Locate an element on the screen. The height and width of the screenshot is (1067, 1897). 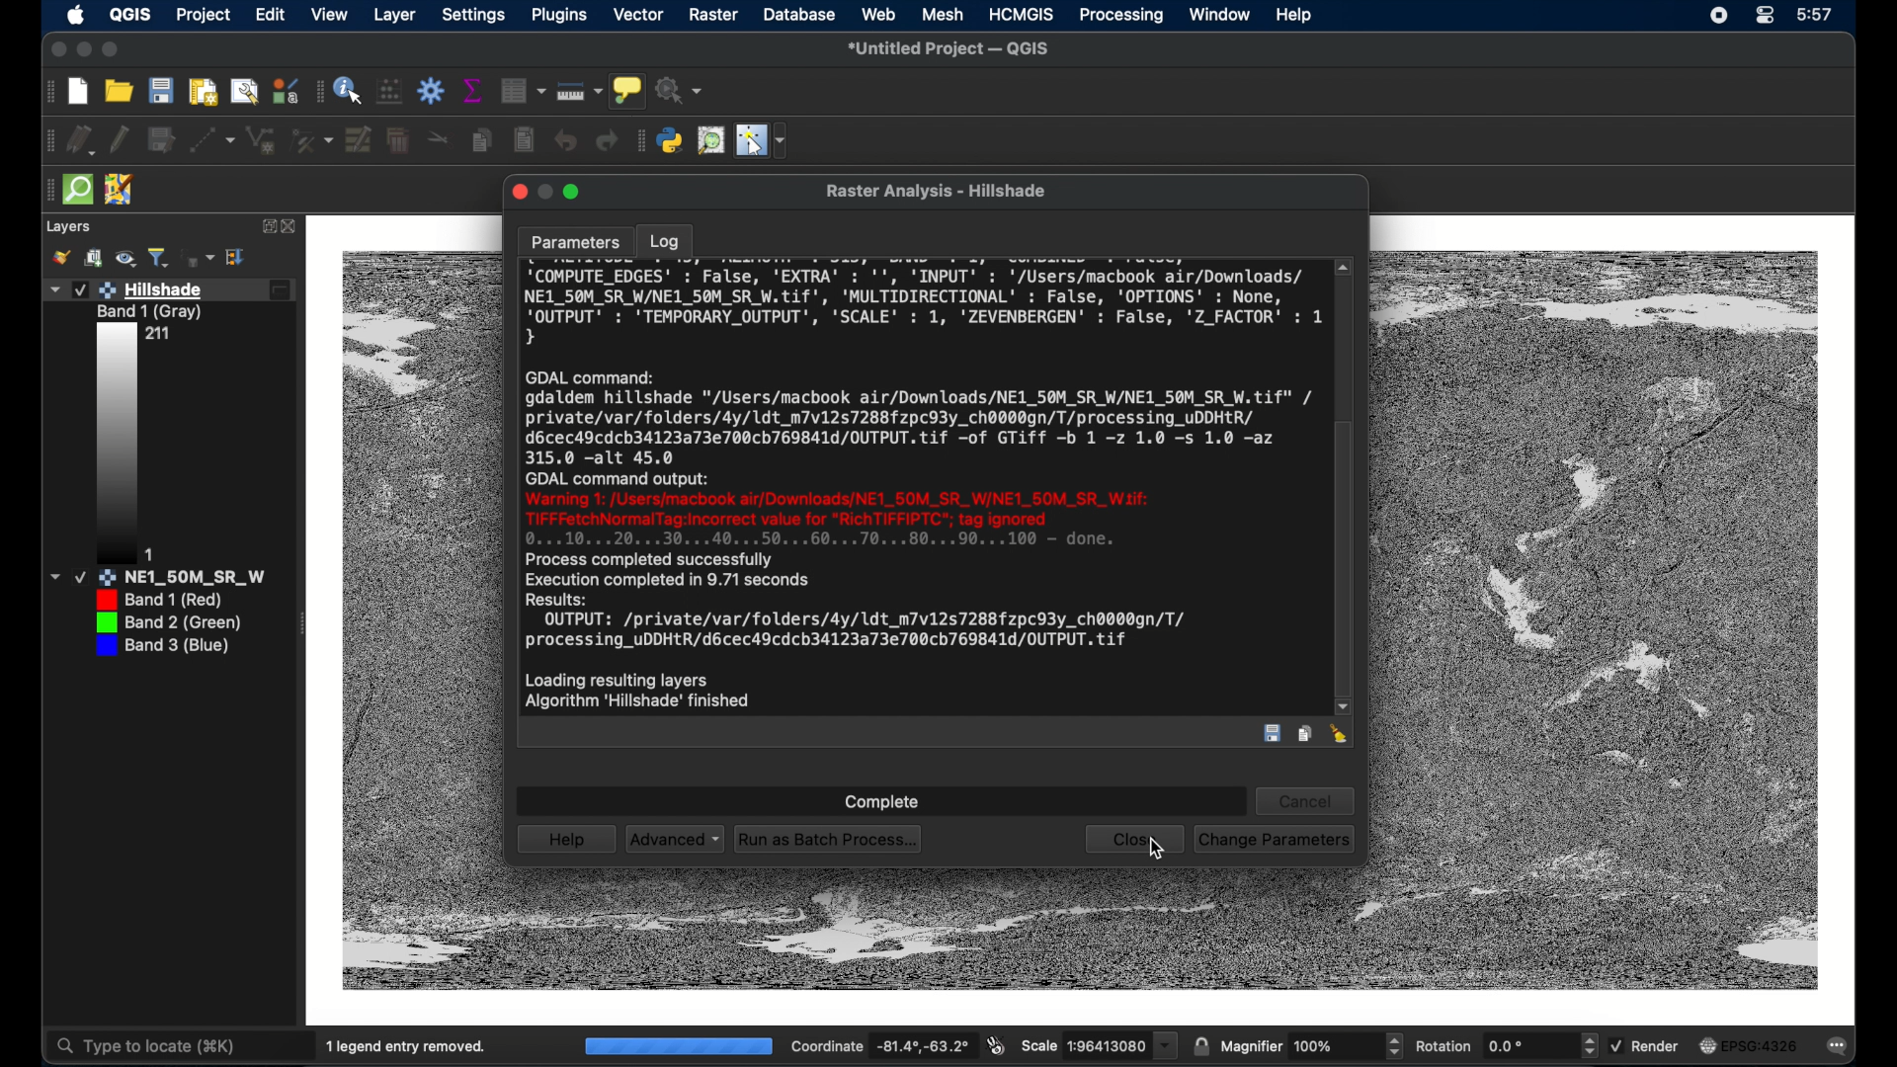
settings is located at coordinates (473, 15).